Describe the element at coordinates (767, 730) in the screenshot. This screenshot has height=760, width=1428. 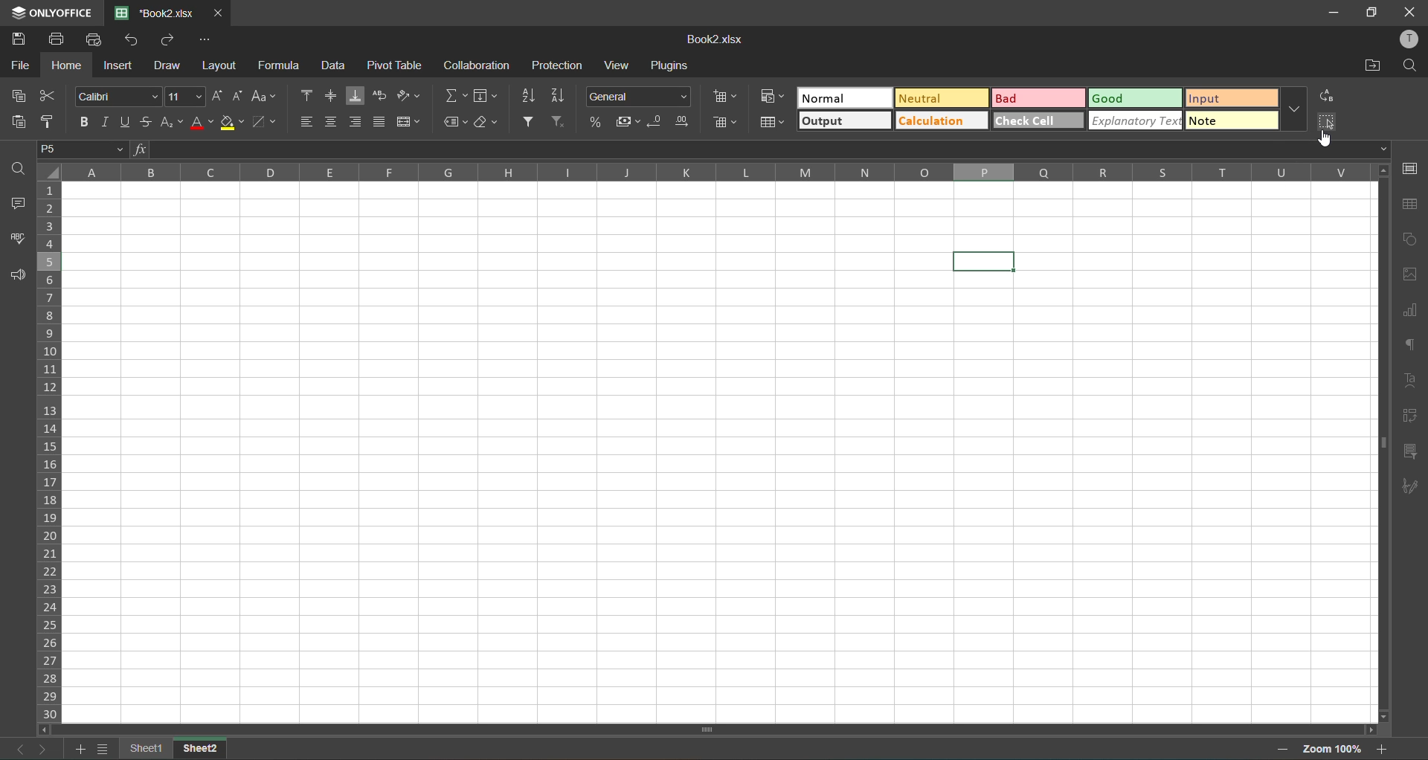
I see `scroll bar` at that location.